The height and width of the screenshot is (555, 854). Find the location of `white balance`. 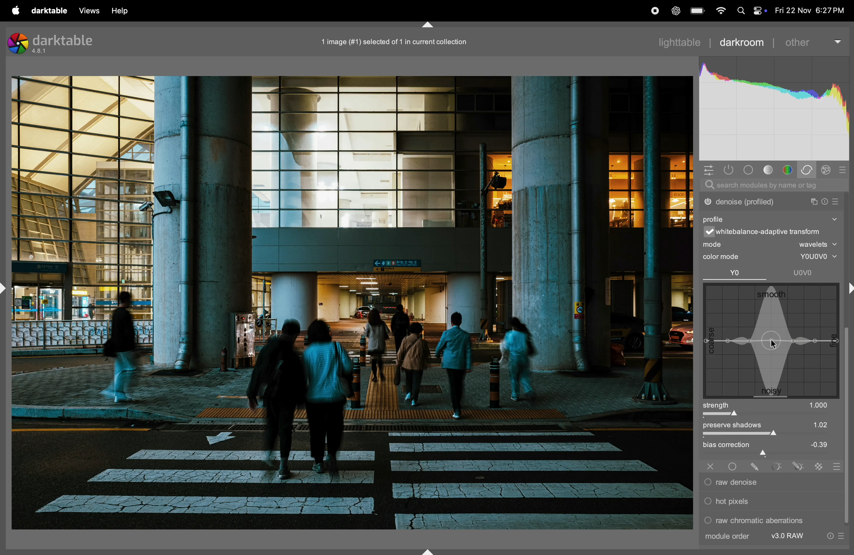

white balance is located at coordinates (763, 232).